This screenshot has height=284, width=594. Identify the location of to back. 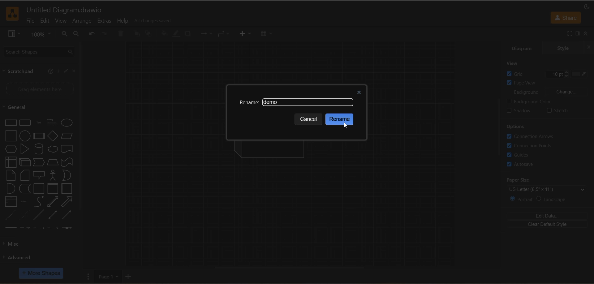
(149, 34).